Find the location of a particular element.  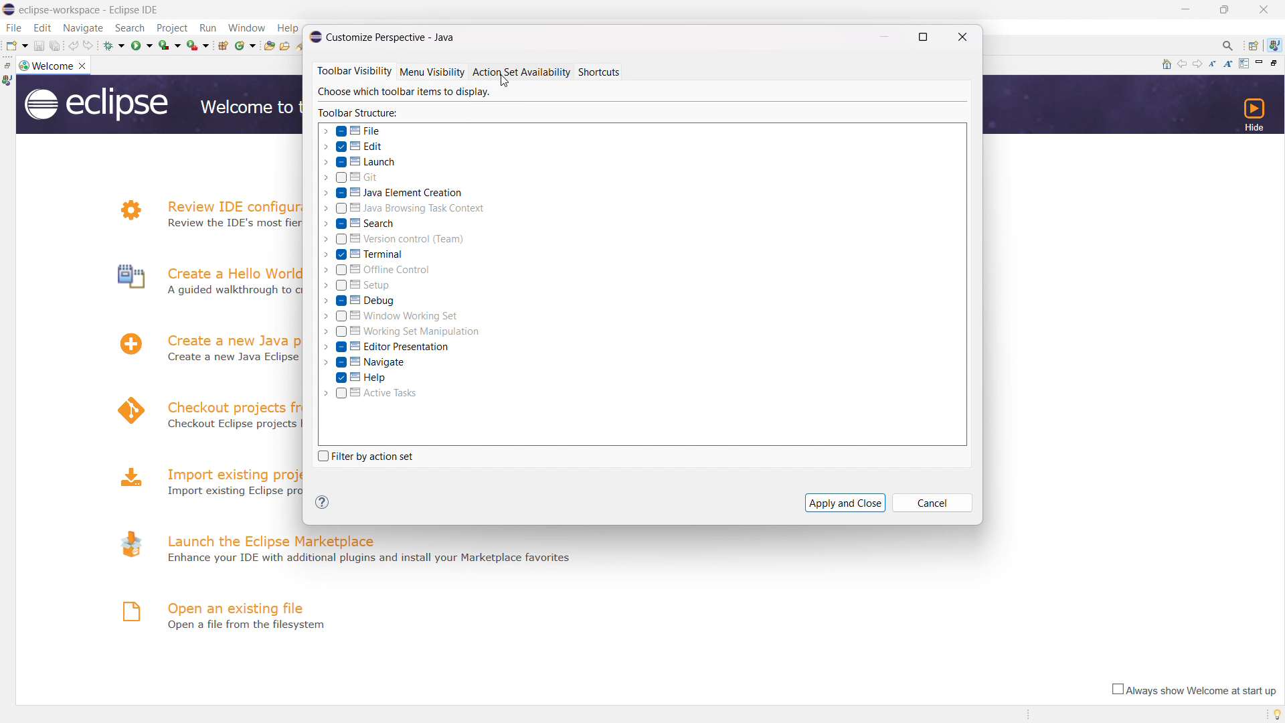

navigate to next topic is located at coordinates (1199, 64).